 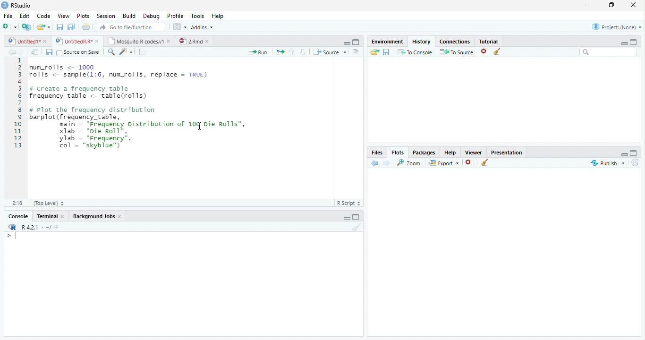 What do you see at coordinates (635, 153) in the screenshot?
I see `Full Height` at bounding box center [635, 153].